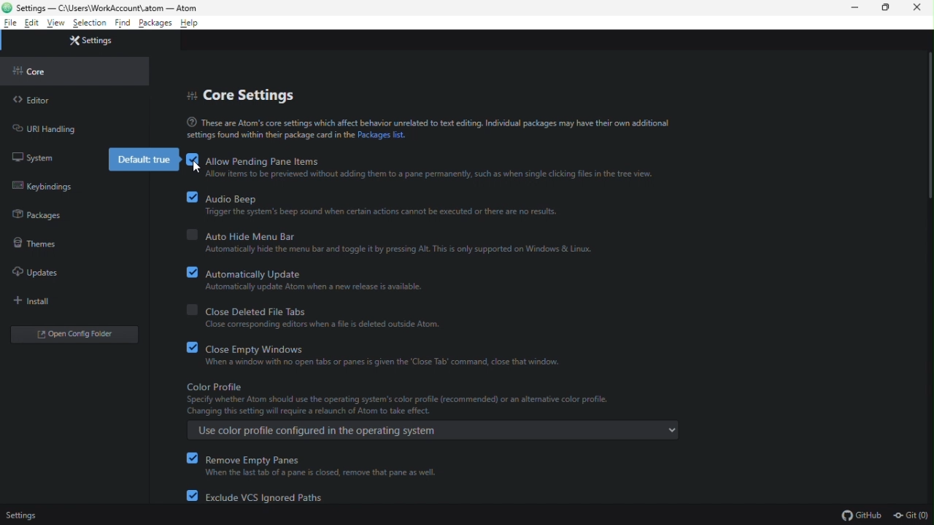  Describe the element at coordinates (198, 168) in the screenshot. I see `cursor` at that location.